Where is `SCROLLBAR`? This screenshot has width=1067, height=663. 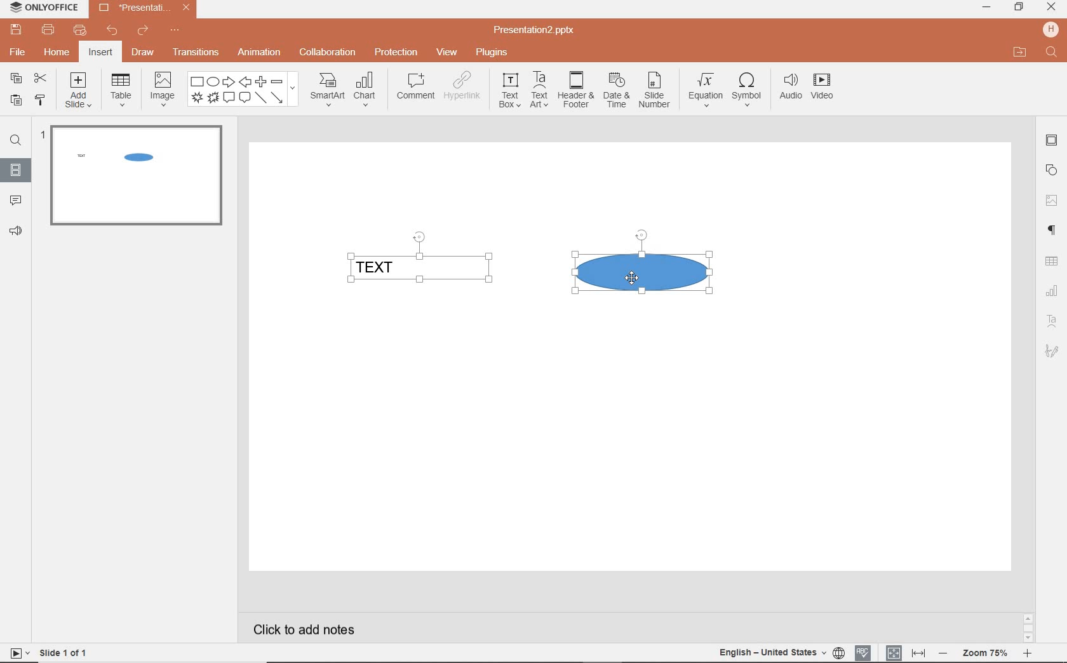
SCROLLBAR is located at coordinates (1028, 627).